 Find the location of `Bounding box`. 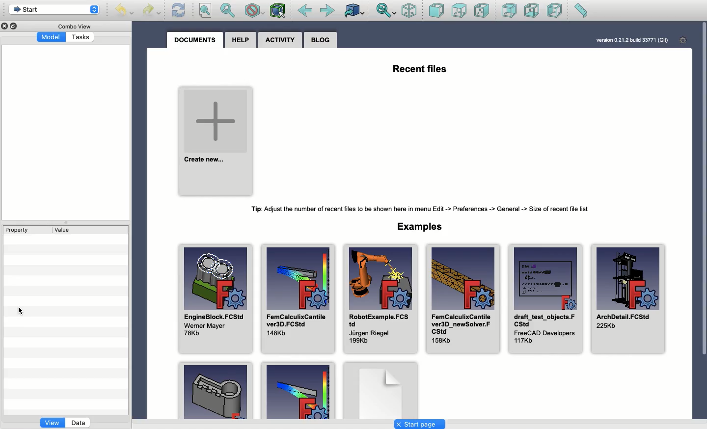

Bounding box is located at coordinates (278, 12).